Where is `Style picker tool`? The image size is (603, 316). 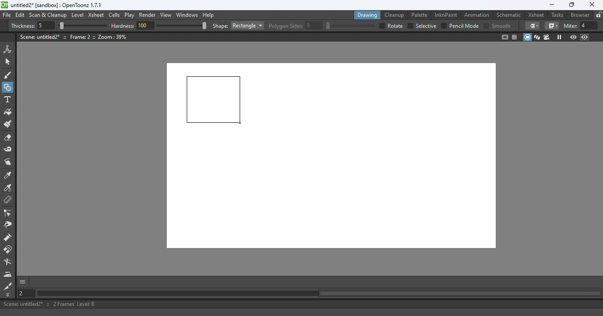
Style picker tool is located at coordinates (8, 176).